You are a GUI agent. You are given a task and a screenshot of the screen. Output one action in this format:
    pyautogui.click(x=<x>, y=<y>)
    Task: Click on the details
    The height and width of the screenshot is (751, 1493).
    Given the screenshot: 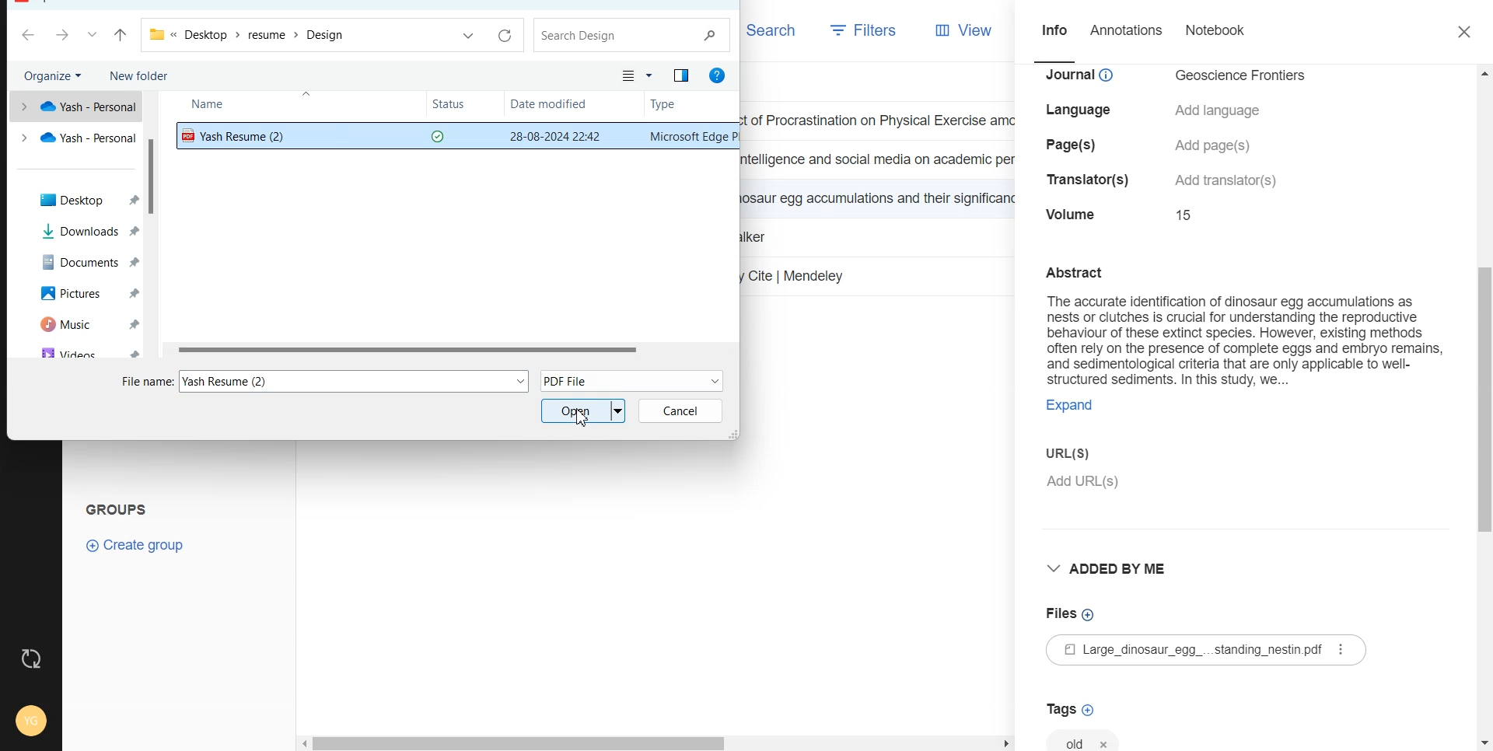 What is the action you would take?
    pyautogui.click(x=1073, y=214)
    